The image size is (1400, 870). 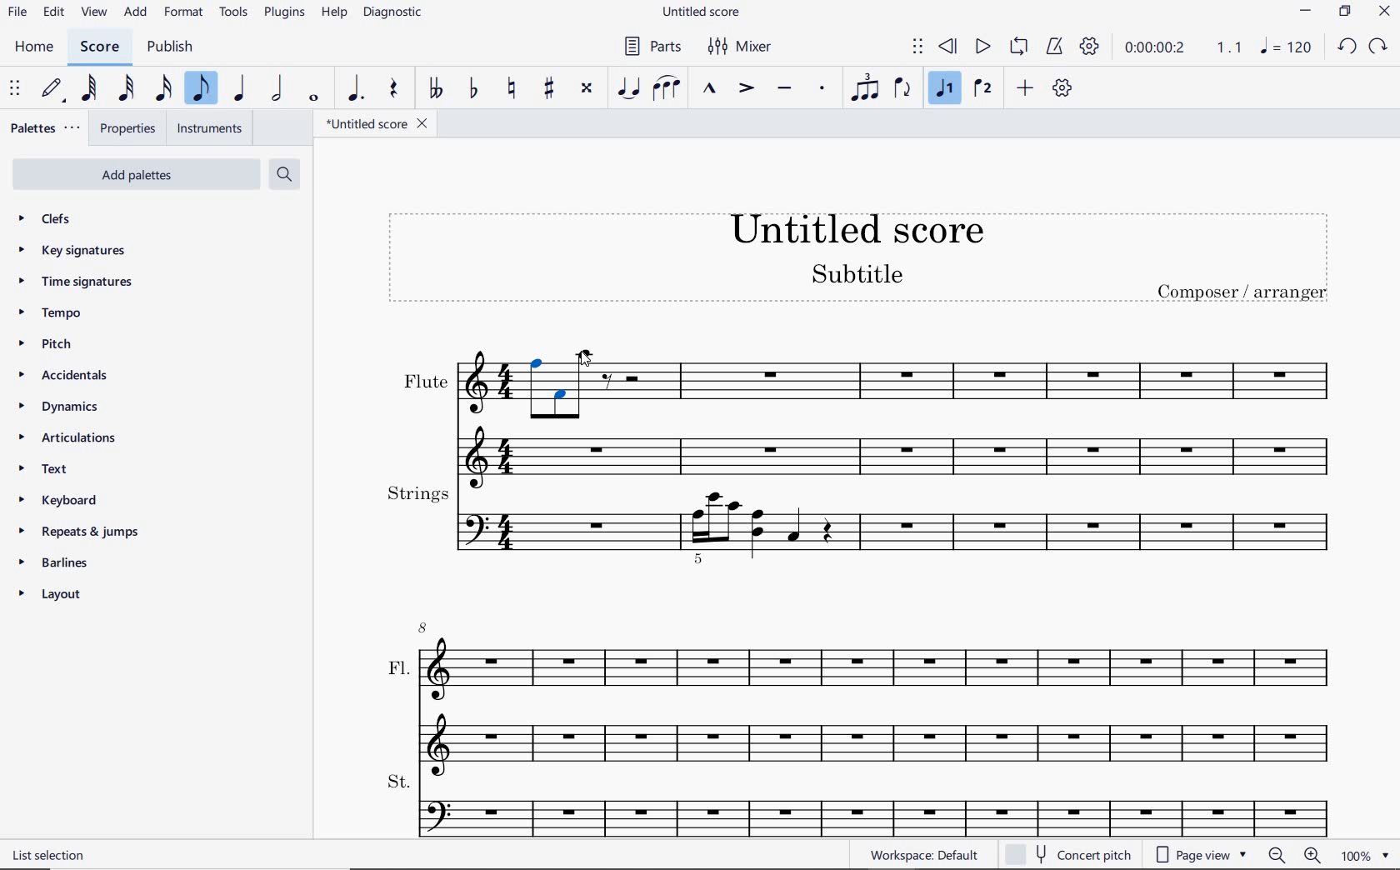 What do you see at coordinates (982, 89) in the screenshot?
I see `VOICE 2` at bounding box center [982, 89].